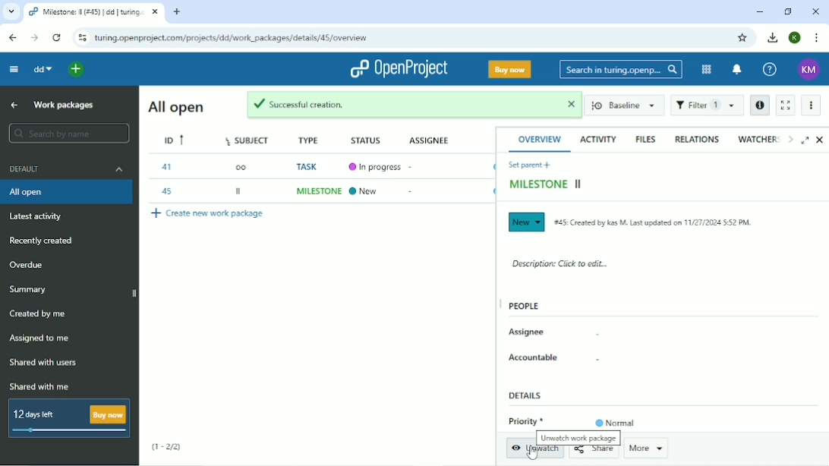 The height and width of the screenshot is (466, 829). I want to click on cursor, so click(530, 455).